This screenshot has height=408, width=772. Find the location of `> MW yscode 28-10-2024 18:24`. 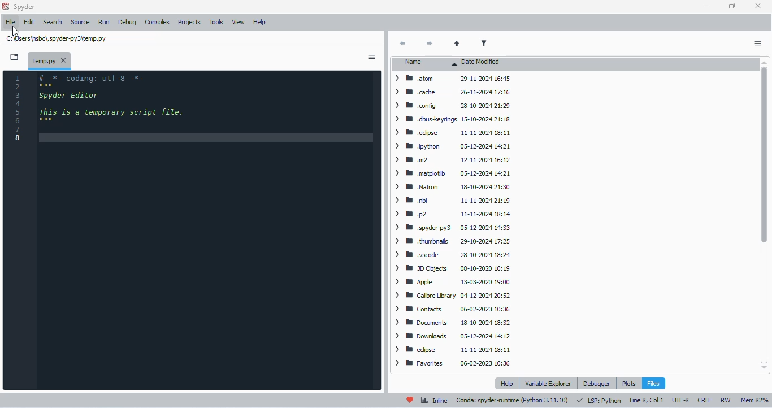

> MW yscode 28-10-2024 18:24 is located at coordinates (450, 255).